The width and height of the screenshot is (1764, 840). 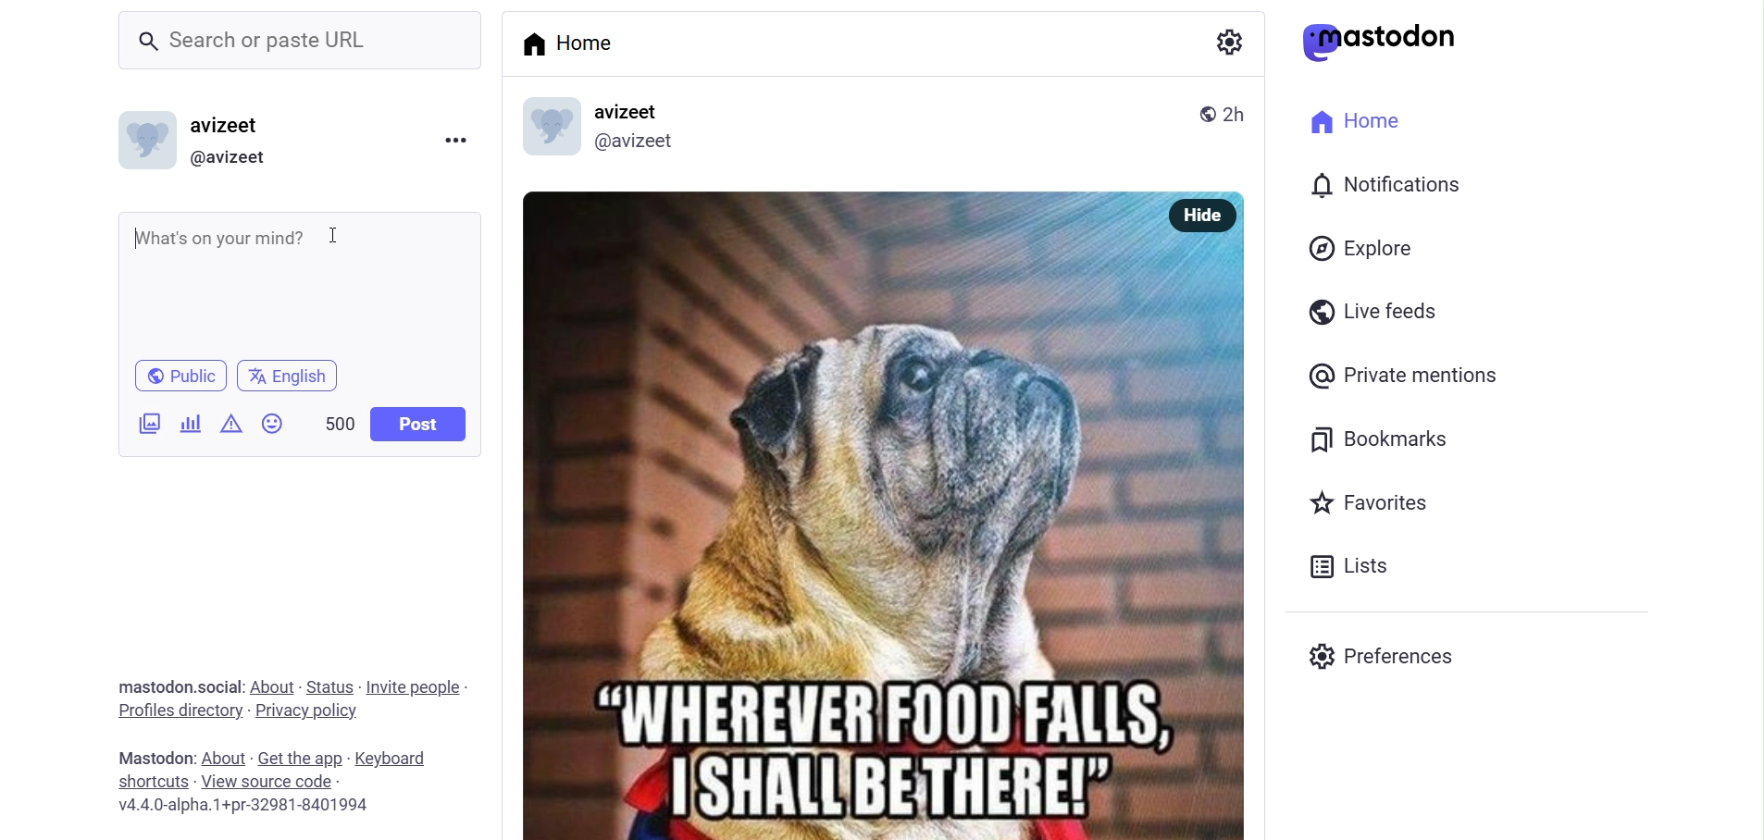 I want to click on Live feeds, so click(x=1378, y=315).